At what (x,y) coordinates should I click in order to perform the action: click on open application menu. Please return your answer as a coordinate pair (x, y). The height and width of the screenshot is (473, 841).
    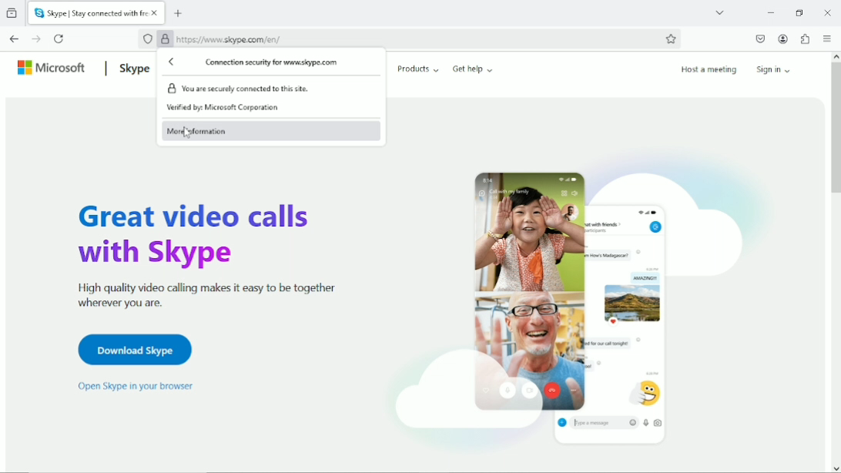
    Looking at the image, I should click on (826, 39).